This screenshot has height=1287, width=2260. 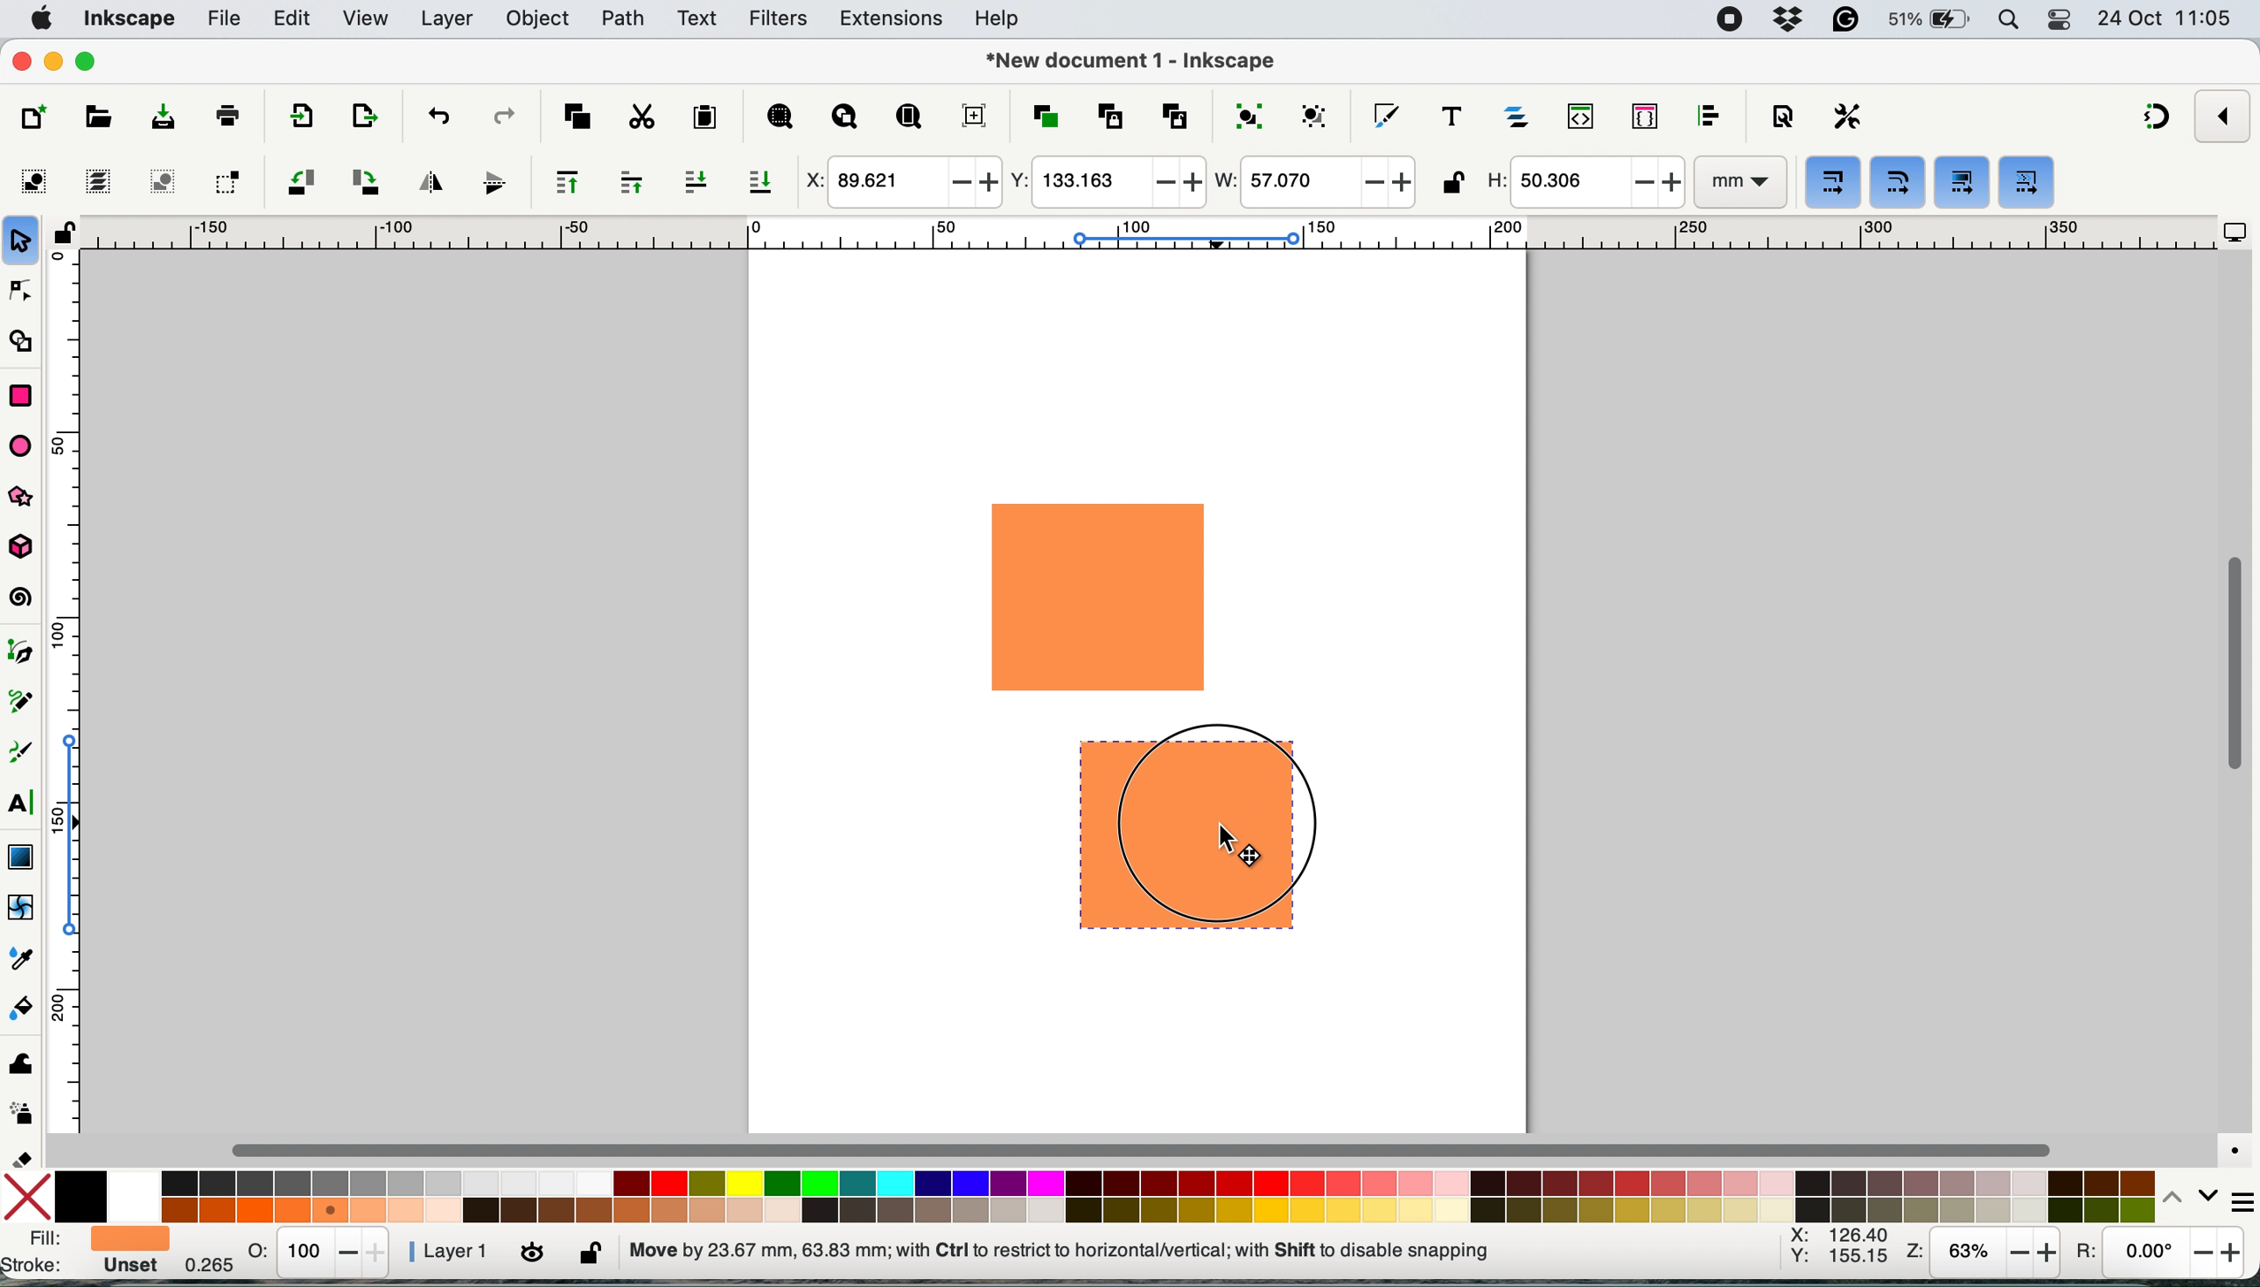 I want to click on text, so click(x=698, y=19).